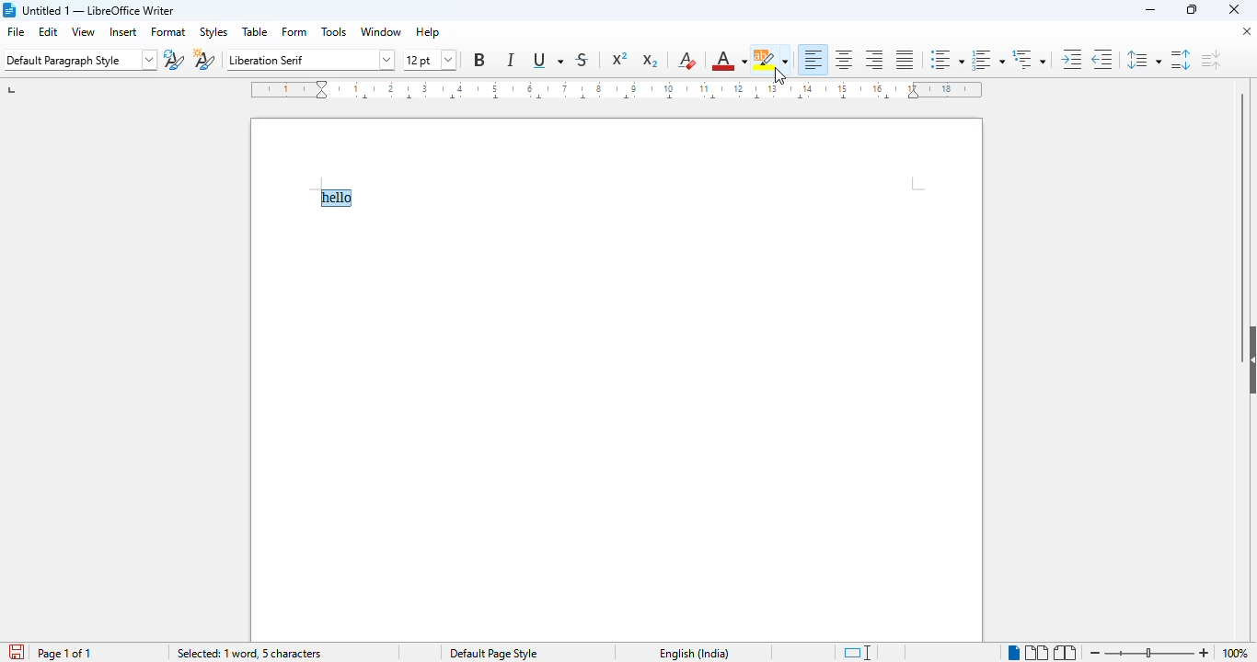 Image resolution: width=1257 pixels, height=662 pixels. What do you see at coordinates (813, 59) in the screenshot?
I see `align left` at bounding box center [813, 59].